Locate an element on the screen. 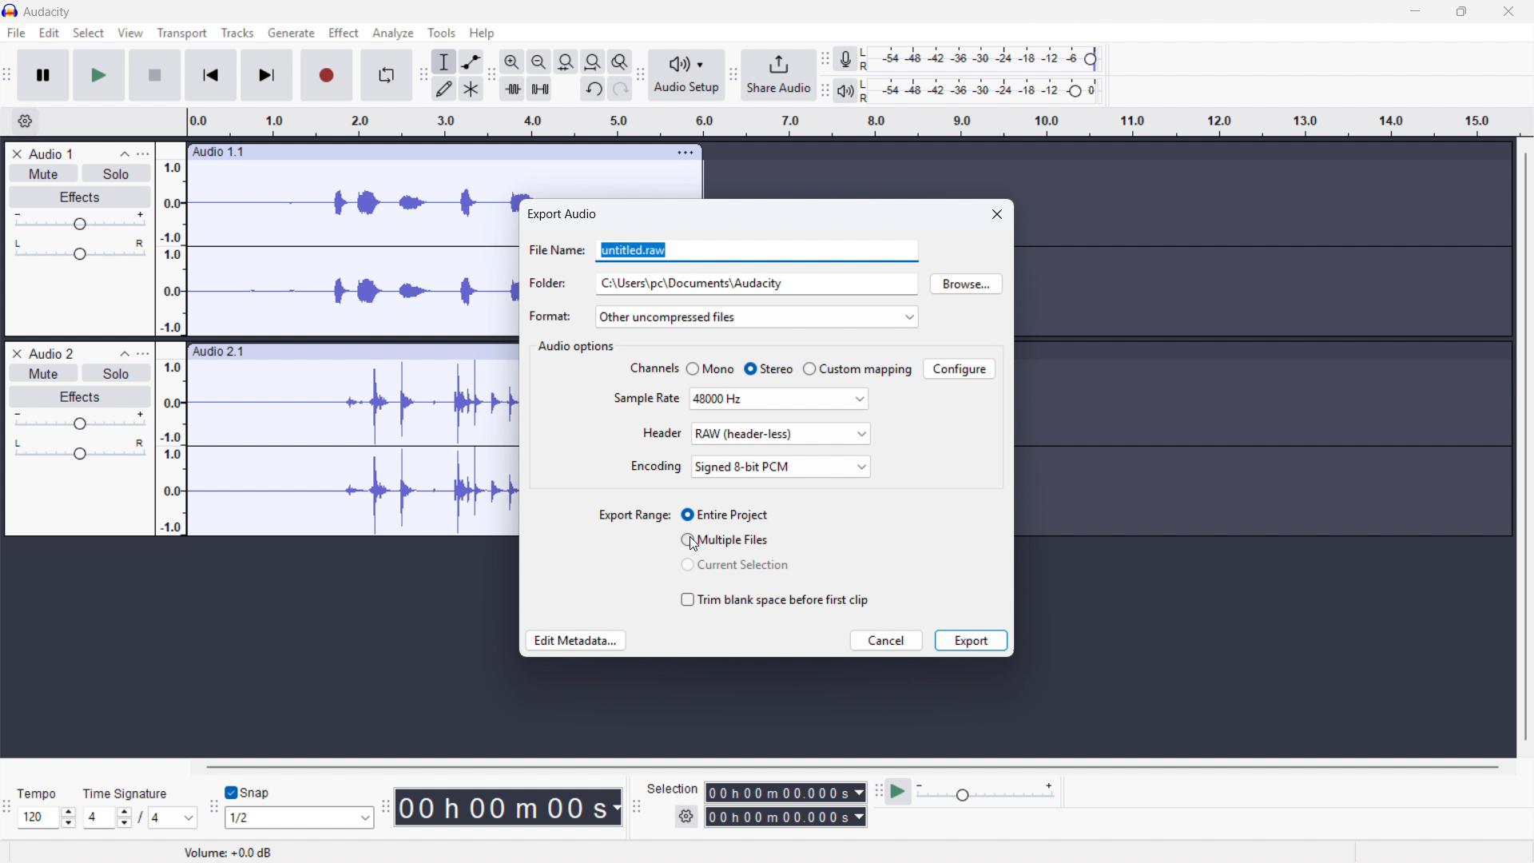 The width and height of the screenshot is (1534, 863). fit project to width is located at coordinates (593, 61).